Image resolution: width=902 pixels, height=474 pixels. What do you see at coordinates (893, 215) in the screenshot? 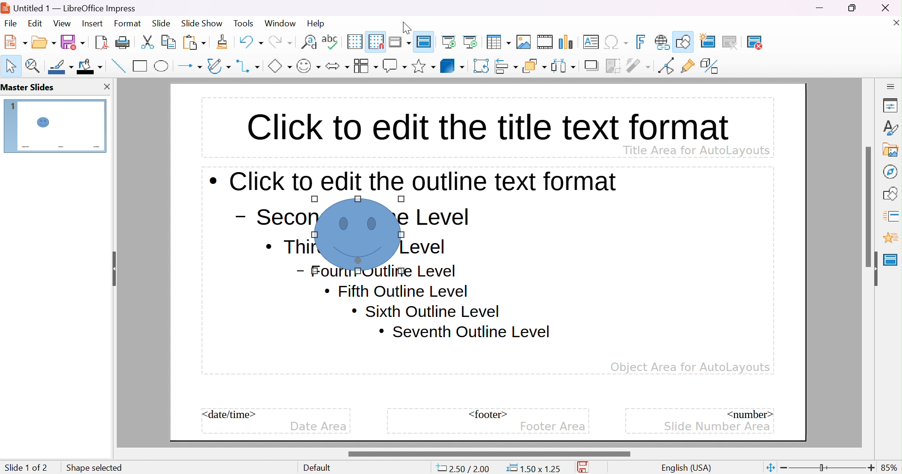
I see `slide transition` at bounding box center [893, 215].